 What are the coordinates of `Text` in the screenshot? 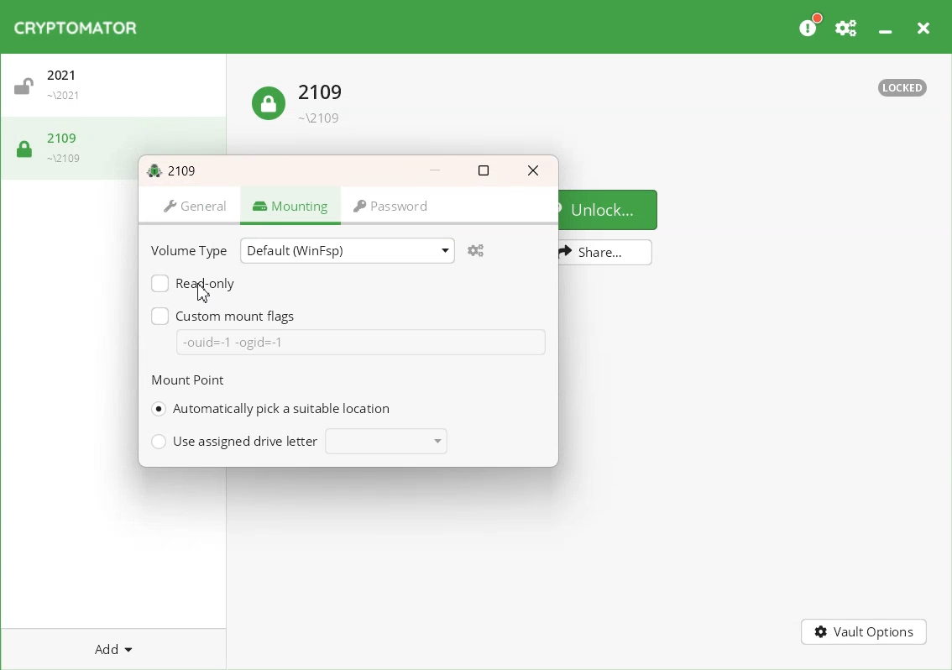 It's located at (175, 169).